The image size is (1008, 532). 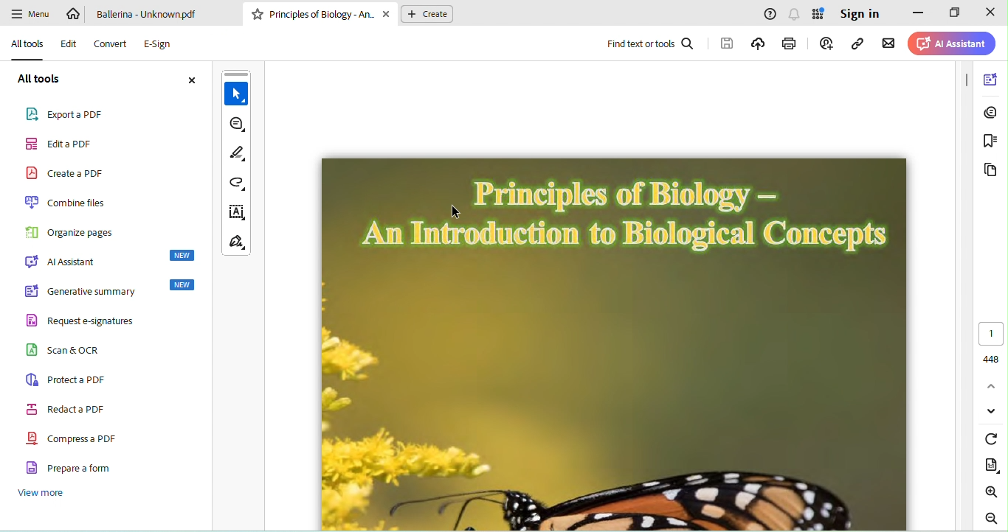 What do you see at coordinates (990, 437) in the screenshot?
I see `rotate the document` at bounding box center [990, 437].